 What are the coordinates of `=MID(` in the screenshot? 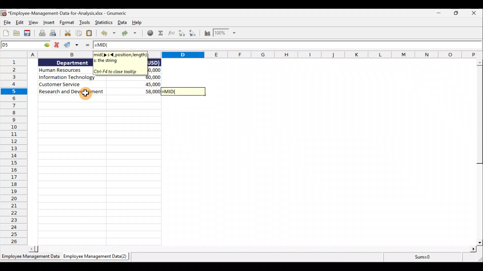 It's located at (288, 45).